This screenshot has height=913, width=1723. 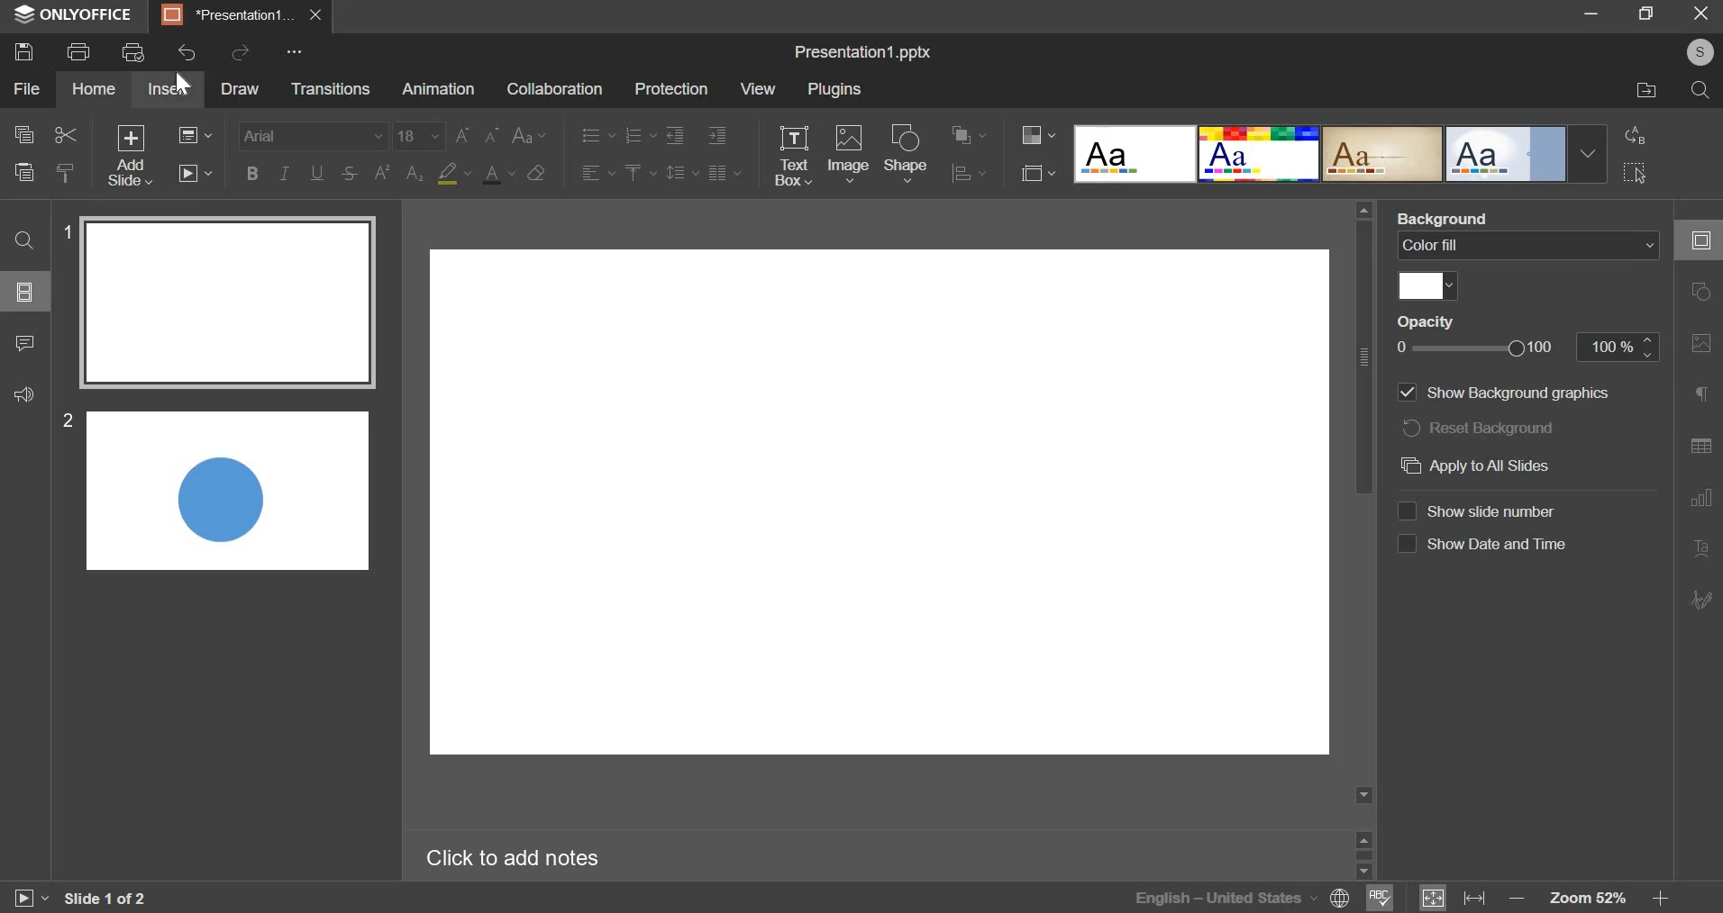 What do you see at coordinates (679, 136) in the screenshot?
I see `indent increase` at bounding box center [679, 136].